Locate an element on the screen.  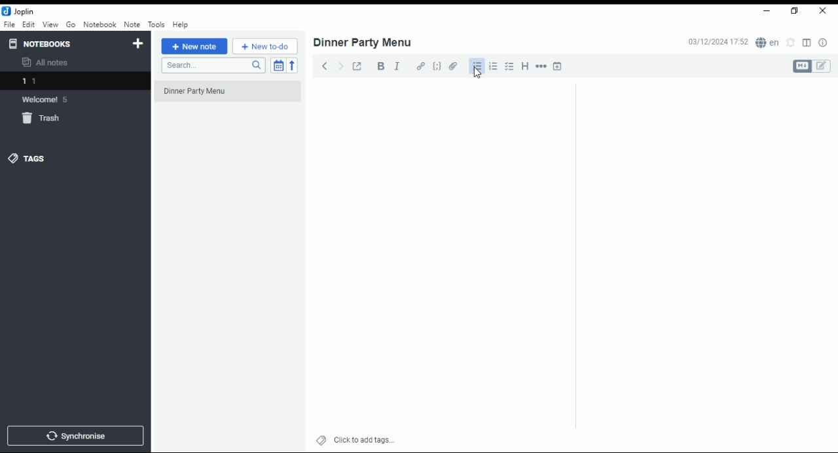
dinner party menu is located at coordinates (231, 96).